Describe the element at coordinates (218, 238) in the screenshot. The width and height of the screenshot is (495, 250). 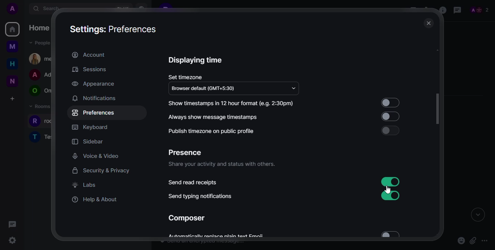
I see `Automatically replace plain text email.` at that location.